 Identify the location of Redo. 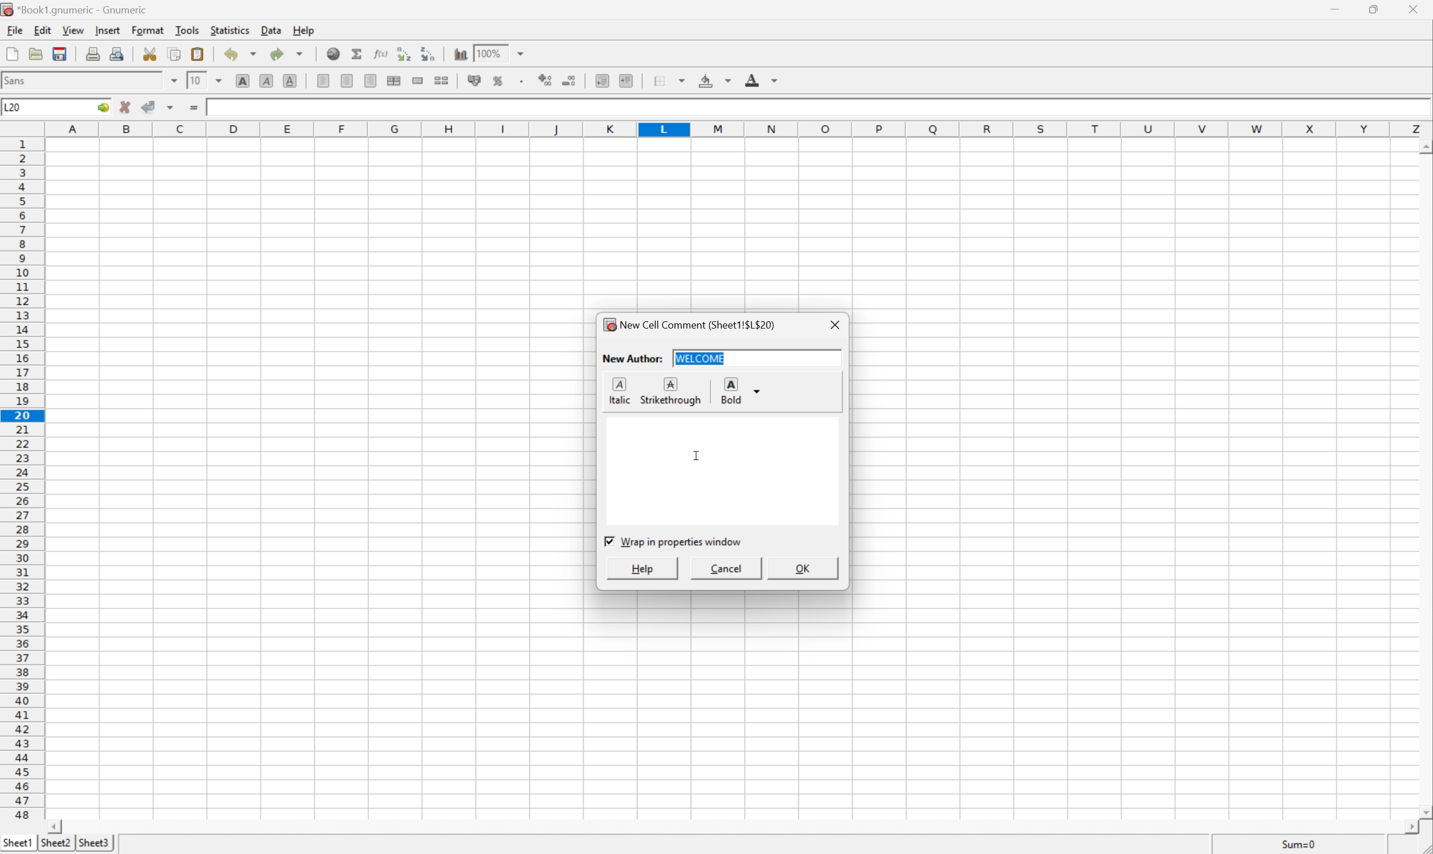
(289, 54).